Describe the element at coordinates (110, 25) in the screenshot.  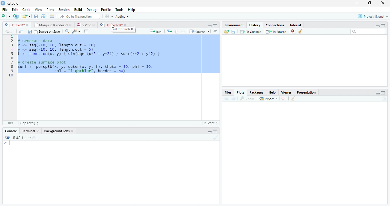
I see `UntitledR.R*` at that location.